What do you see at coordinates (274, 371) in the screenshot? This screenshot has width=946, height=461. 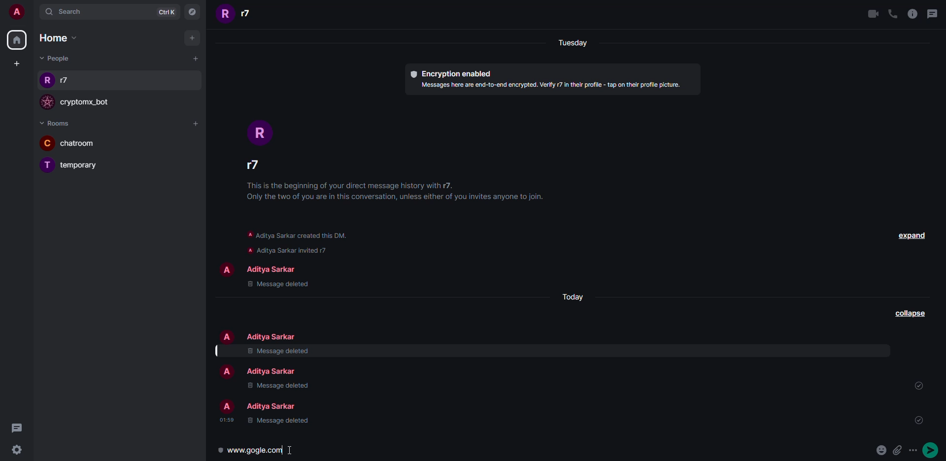 I see `people` at bounding box center [274, 371].